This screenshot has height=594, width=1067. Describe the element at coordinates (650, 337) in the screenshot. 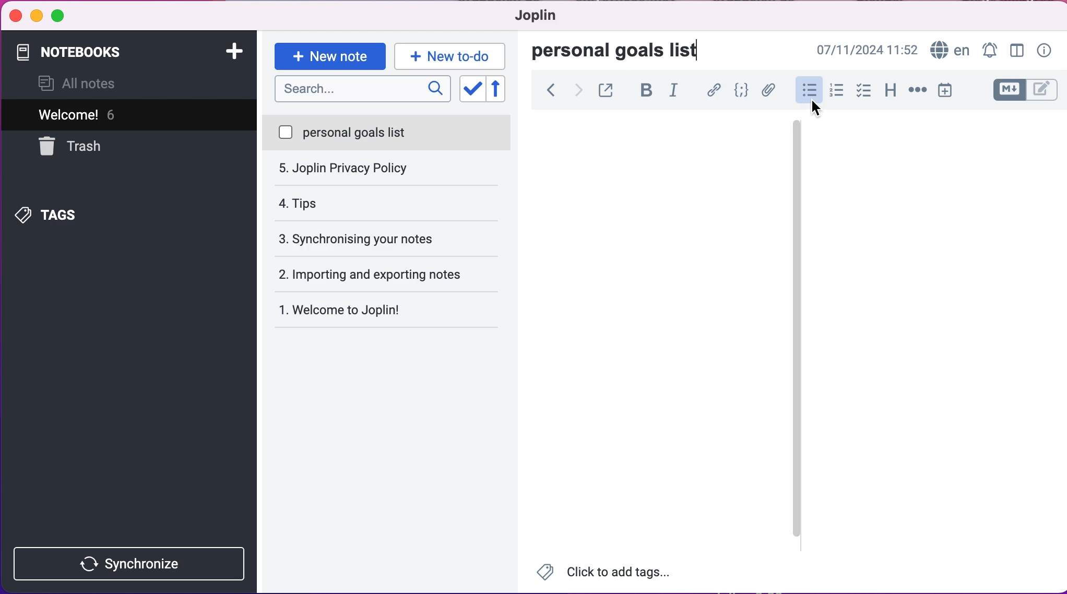

I see `empty canvas` at that location.